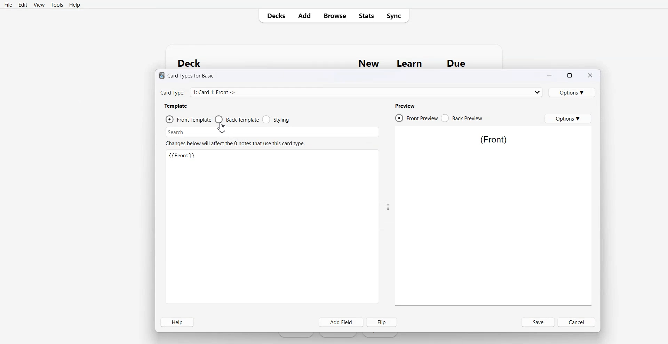 This screenshot has height=344, width=668. Describe the element at coordinates (417, 117) in the screenshot. I see `Front Preview` at that location.